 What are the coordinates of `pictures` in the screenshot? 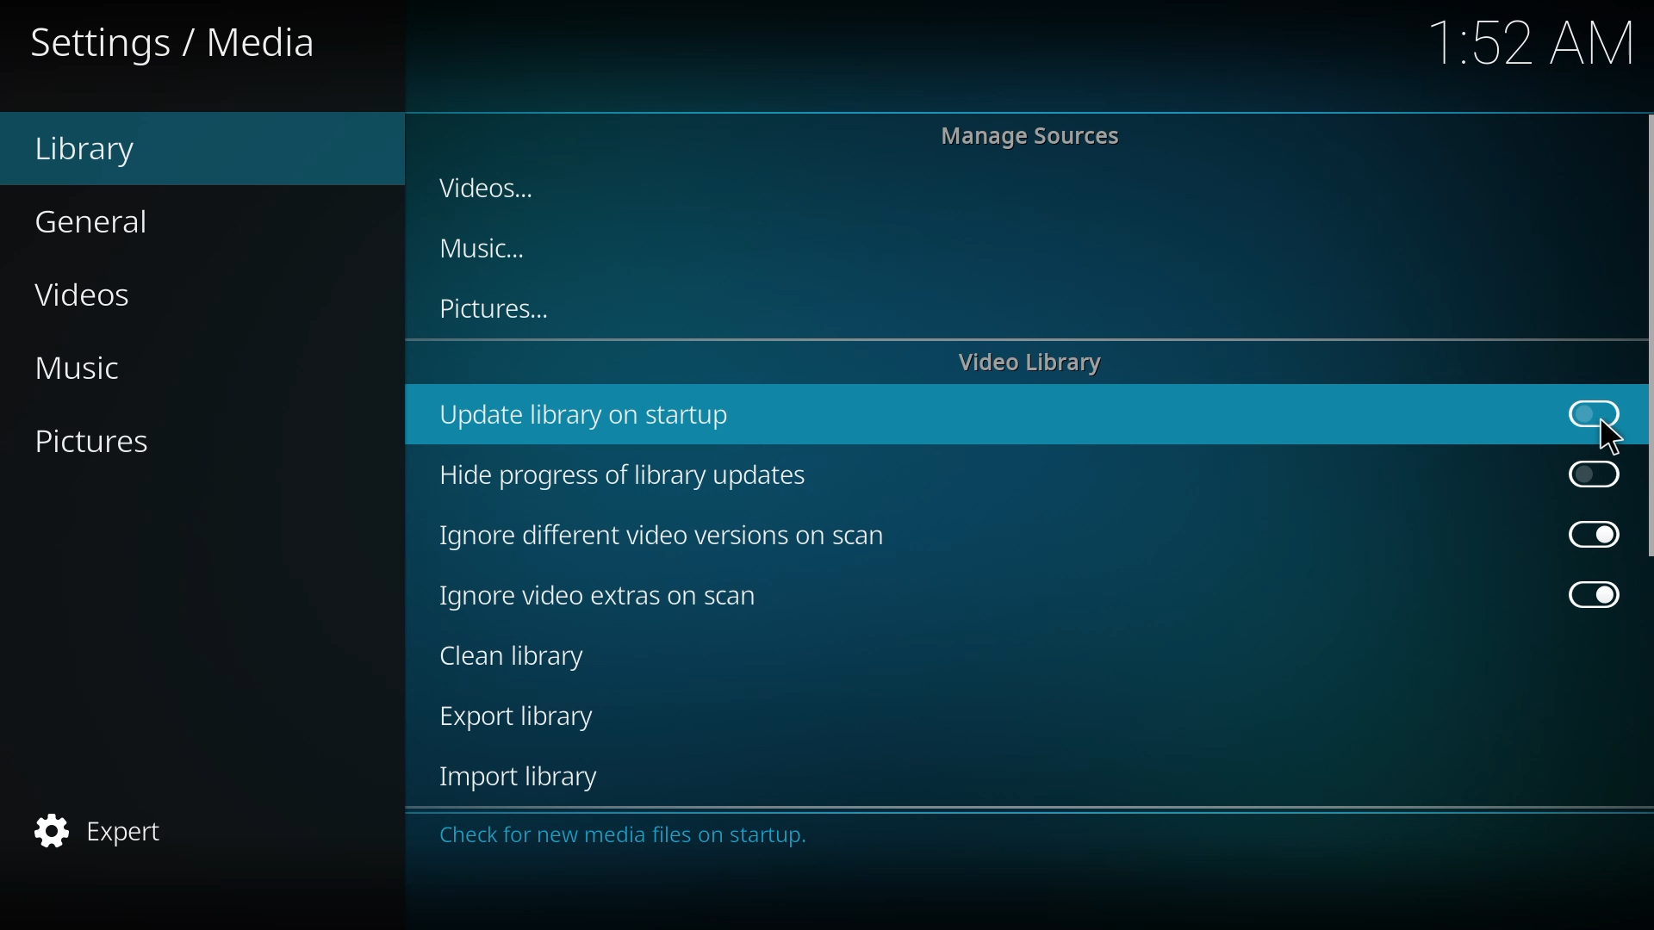 It's located at (102, 443).